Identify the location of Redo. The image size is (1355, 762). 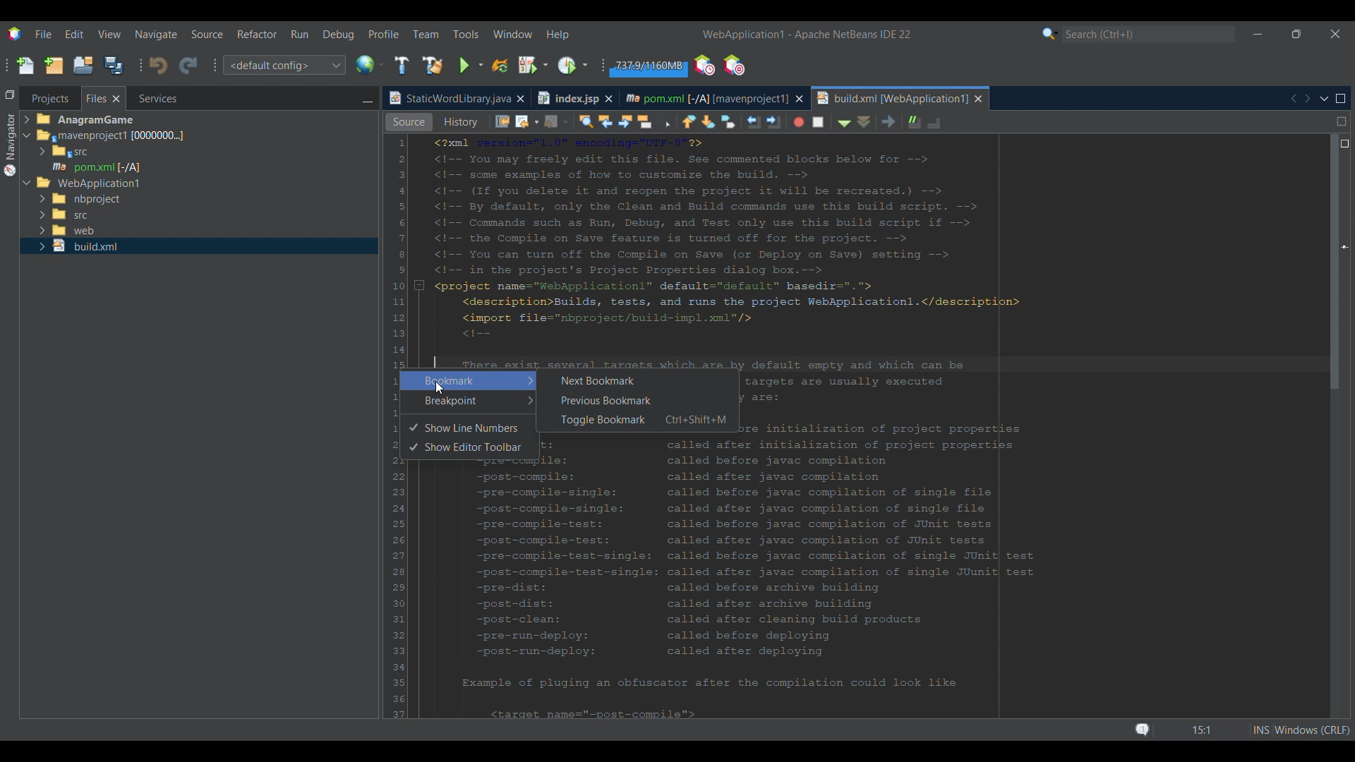
(188, 66).